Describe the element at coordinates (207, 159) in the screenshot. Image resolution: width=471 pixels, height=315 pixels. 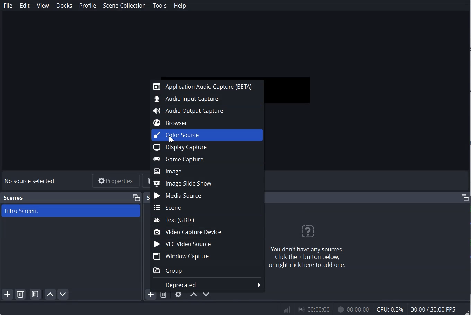
I see `Game Capture` at that location.